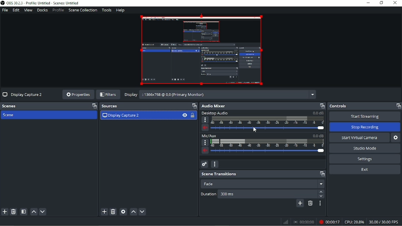  I want to click on Open scene filters, so click(24, 212).